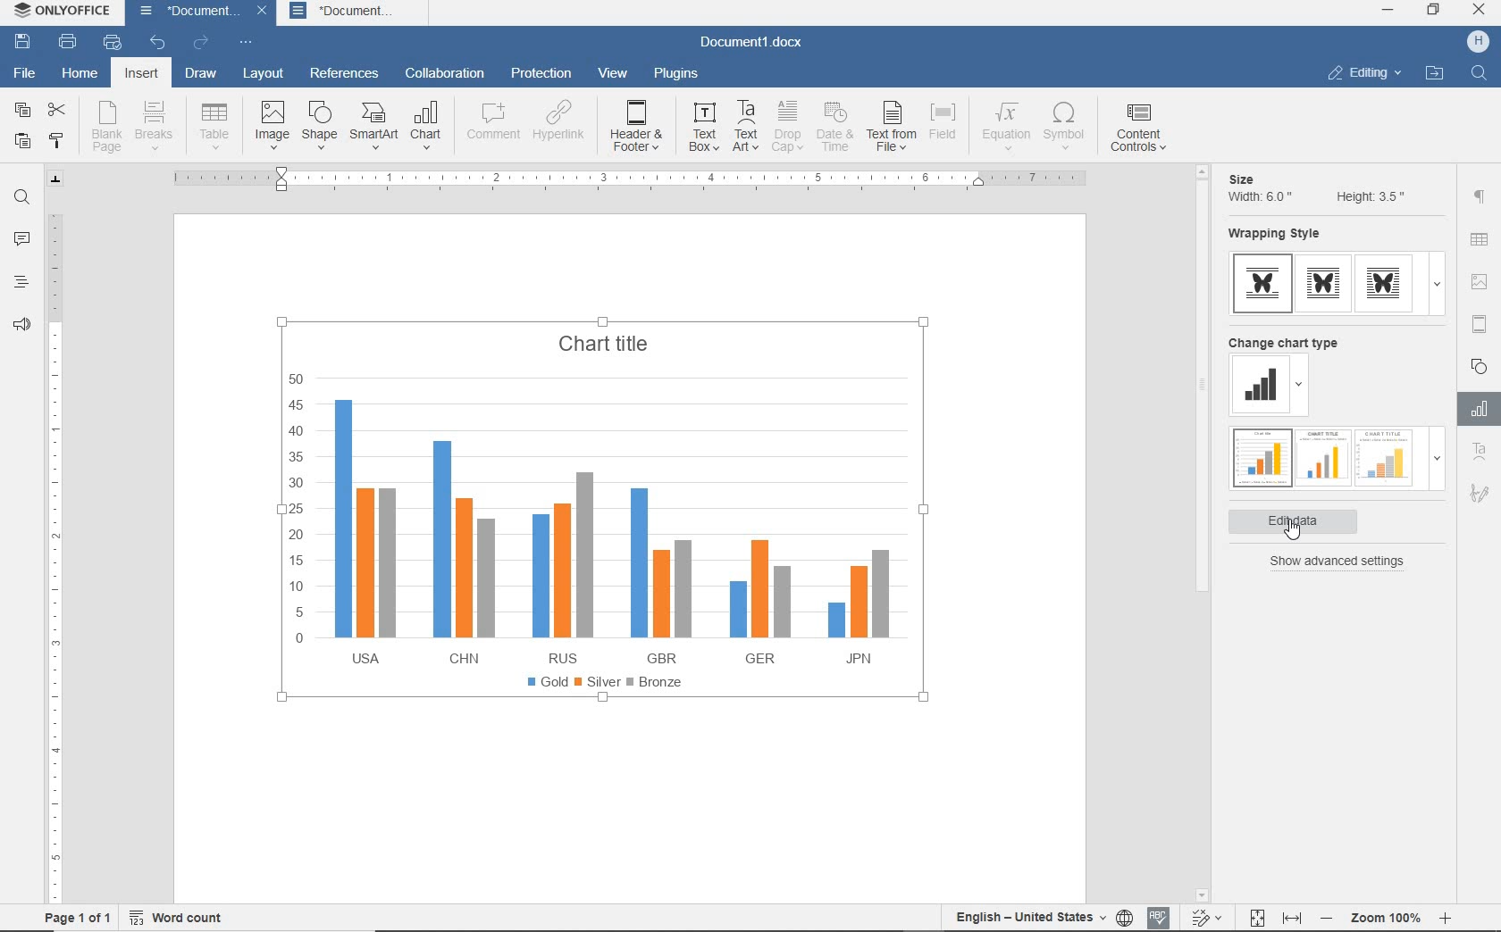 This screenshot has height=932, width=1501. What do you see at coordinates (58, 140) in the screenshot?
I see `copy style` at bounding box center [58, 140].